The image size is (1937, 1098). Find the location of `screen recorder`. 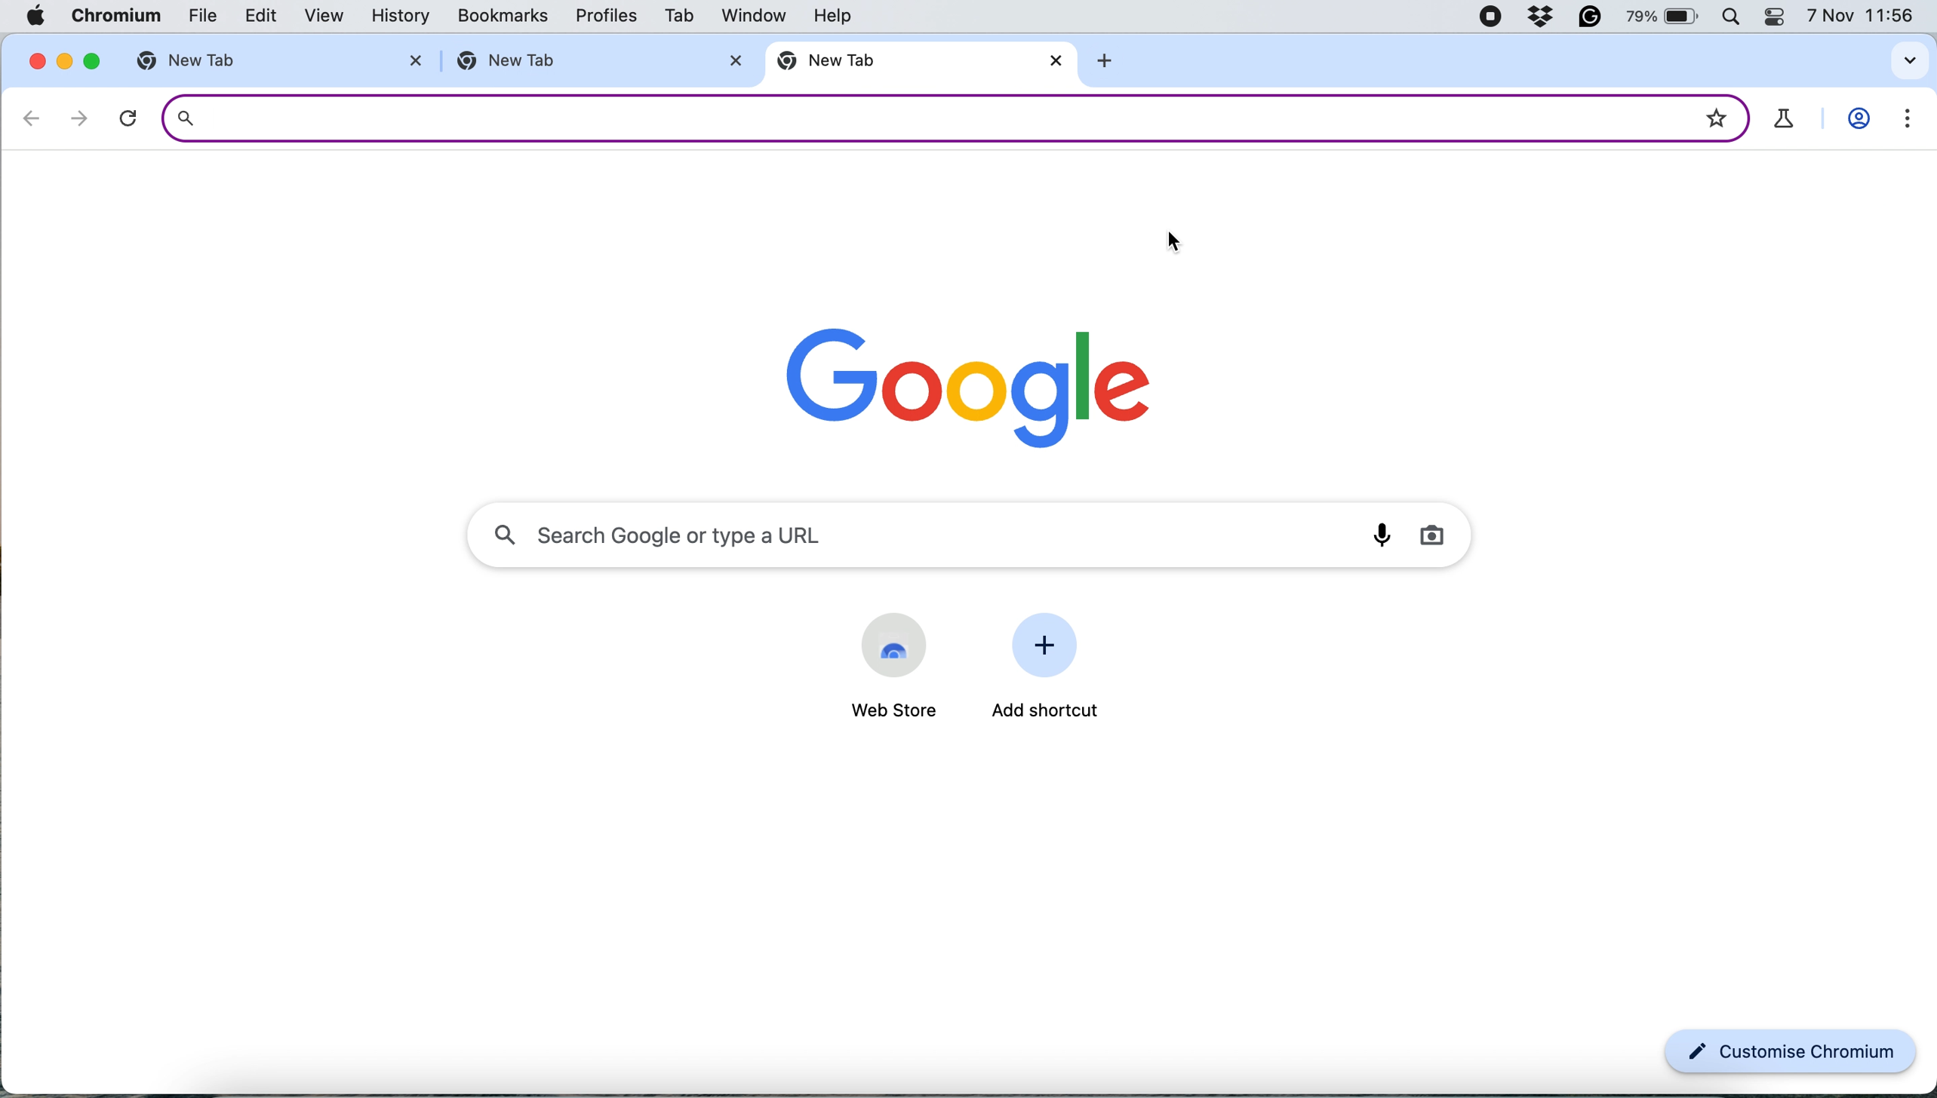

screen recorder is located at coordinates (1490, 18).